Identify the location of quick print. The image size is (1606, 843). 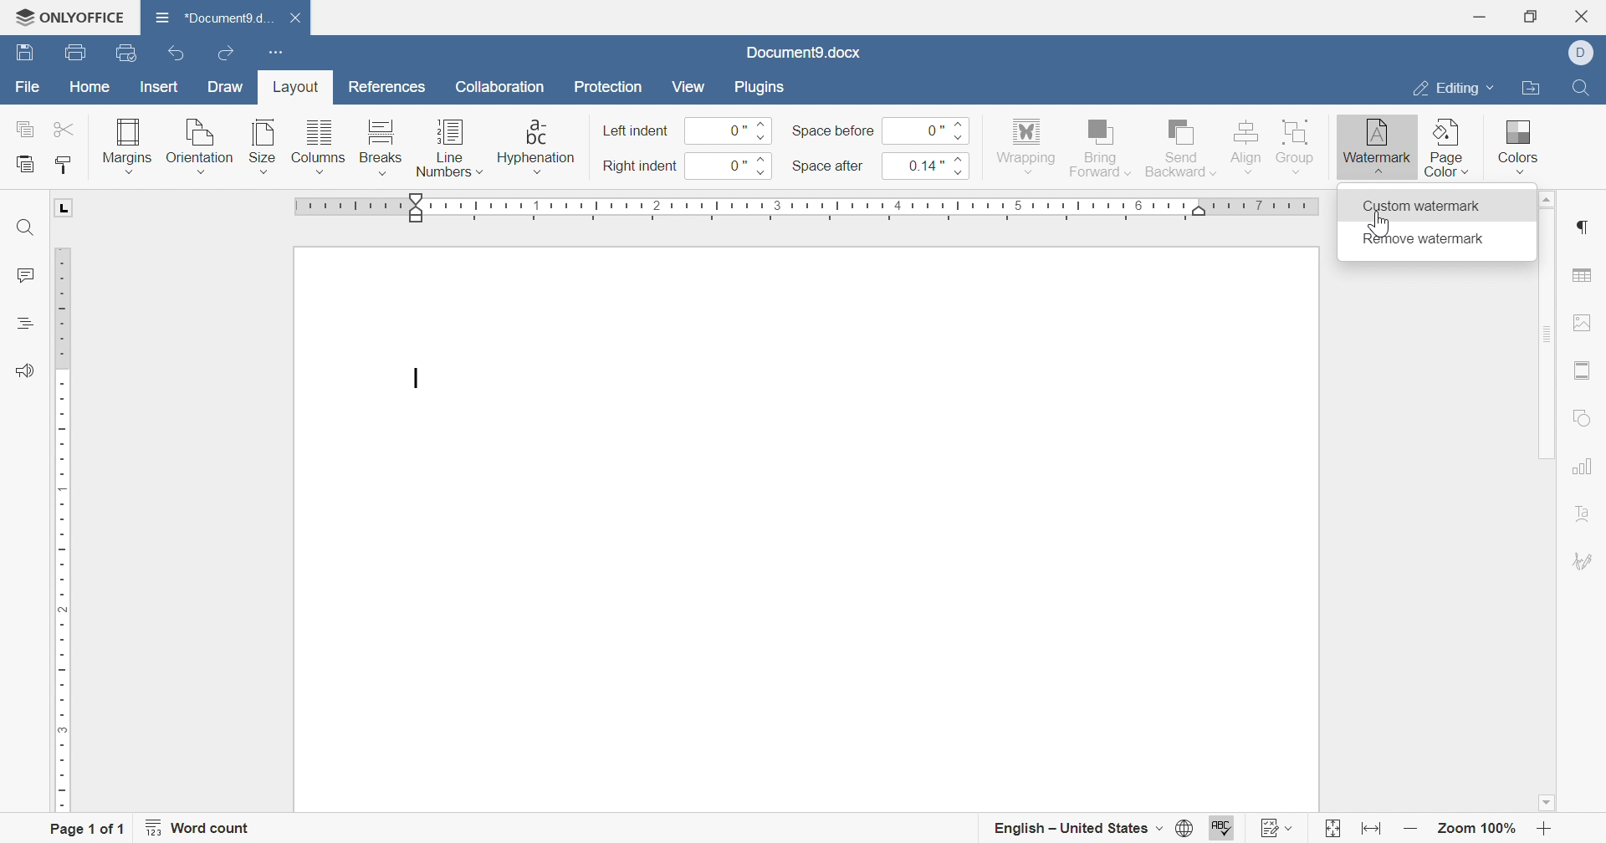
(134, 54).